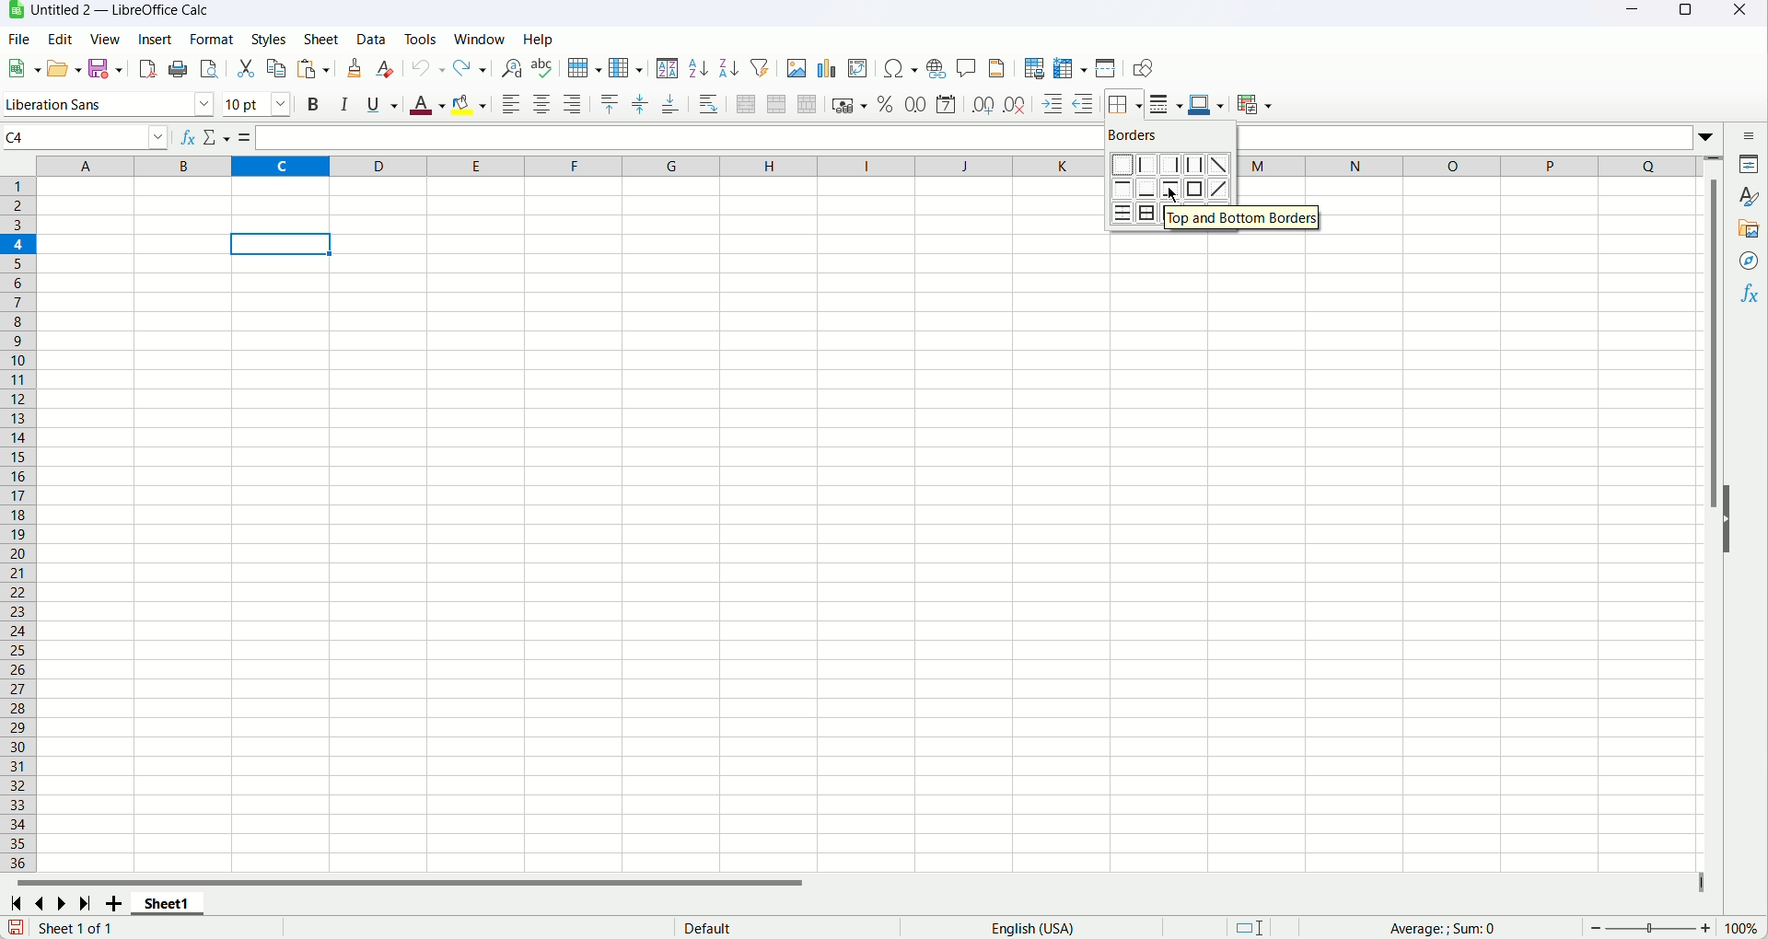 The image size is (1768, 939). What do you see at coordinates (1034, 69) in the screenshot?
I see `Define print area` at bounding box center [1034, 69].